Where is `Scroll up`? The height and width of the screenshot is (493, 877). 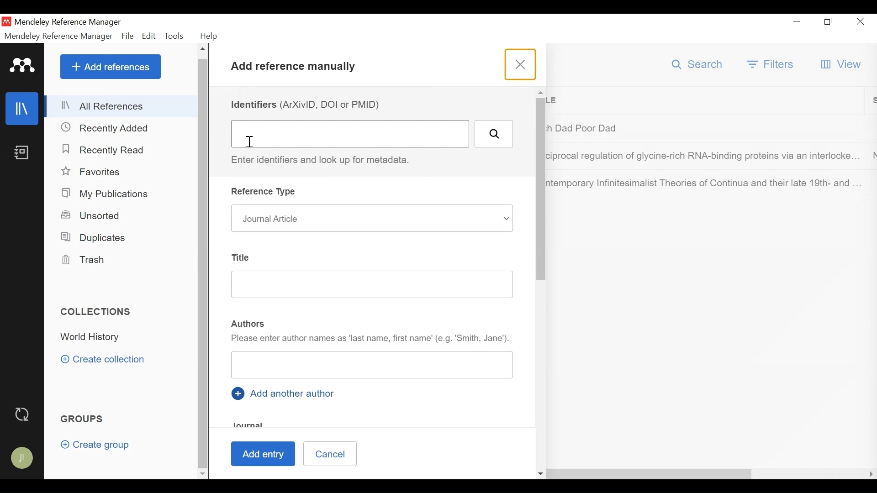
Scroll up is located at coordinates (202, 50).